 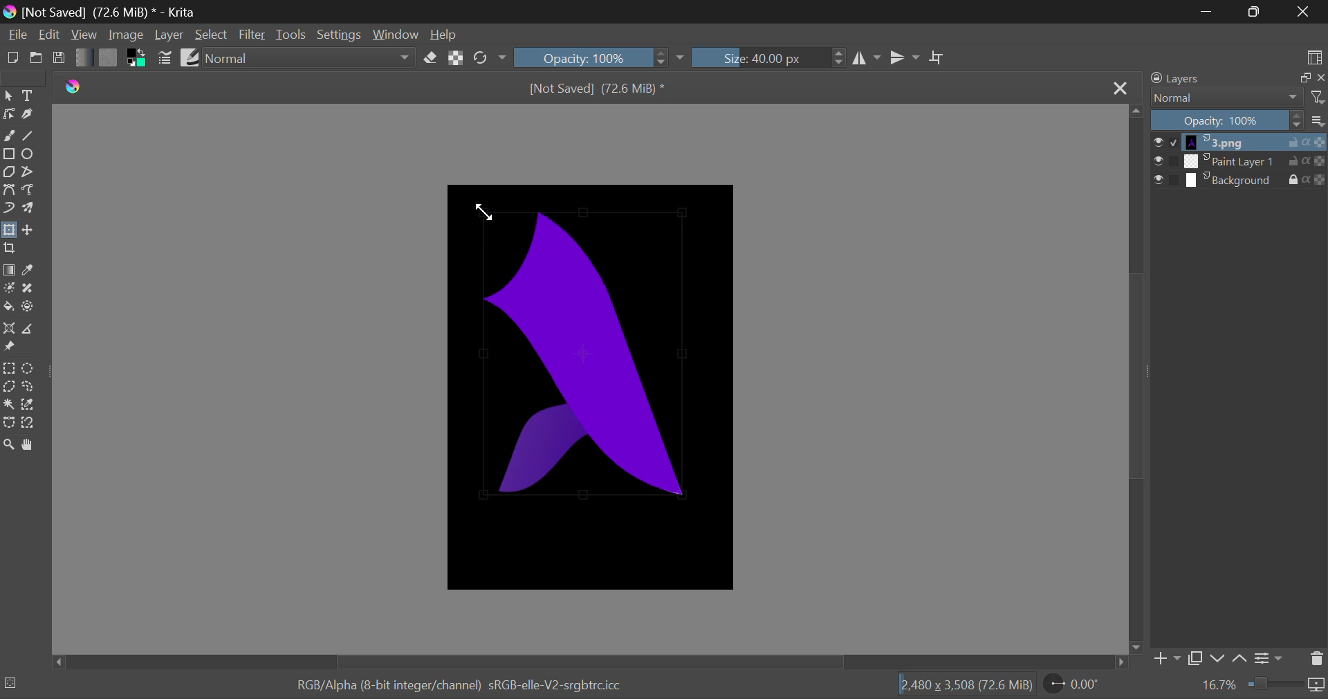 What do you see at coordinates (76, 87) in the screenshot?
I see `logo` at bounding box center [76, 87].